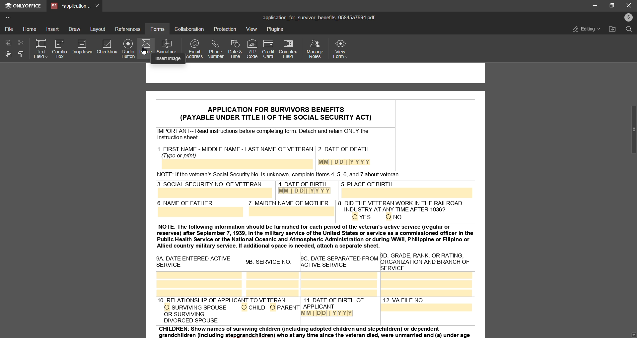 The image size is (637, 338). What do you see at coordinates (30, 29) in the screenshot?
I see `home` at bounding box center [30, 29].